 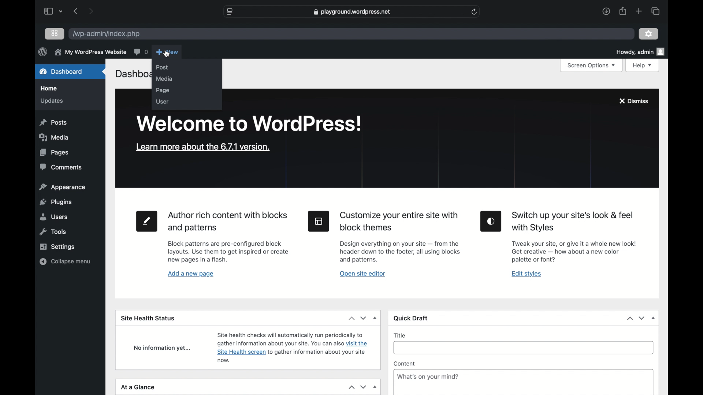 I want to click on title, so click(x=400, y=335).